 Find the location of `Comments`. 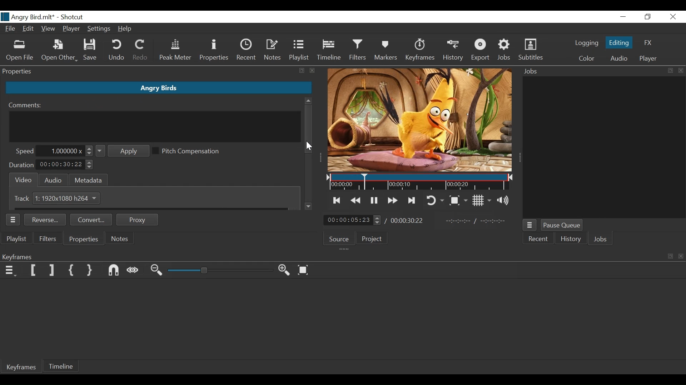

Comments is located at coordinates (26, 105).